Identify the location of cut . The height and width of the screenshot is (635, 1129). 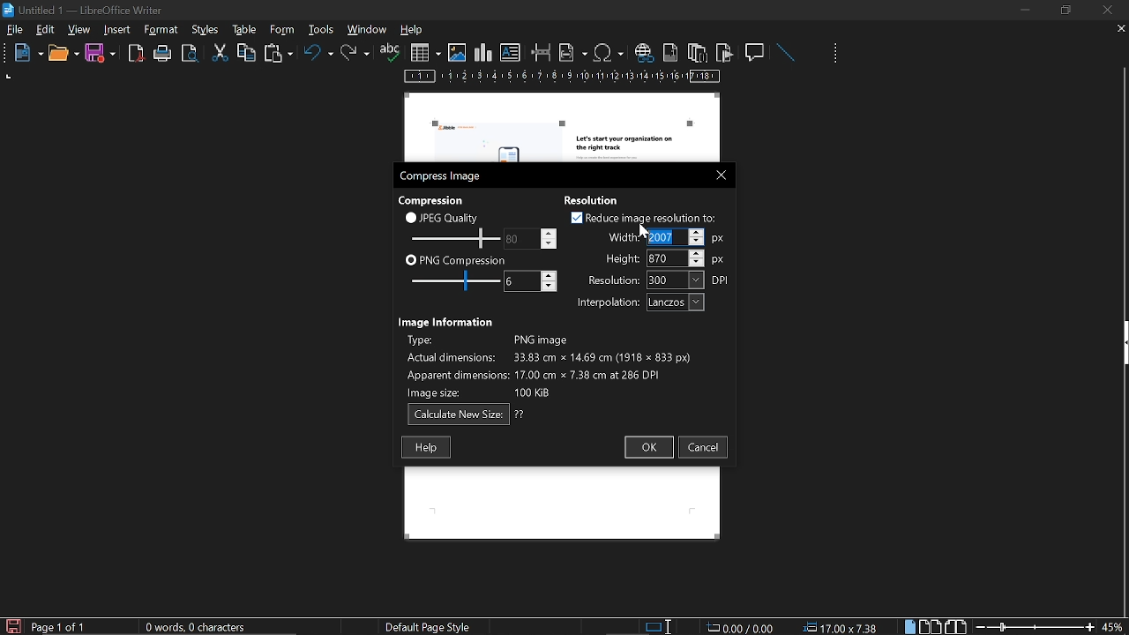
(221, 53).